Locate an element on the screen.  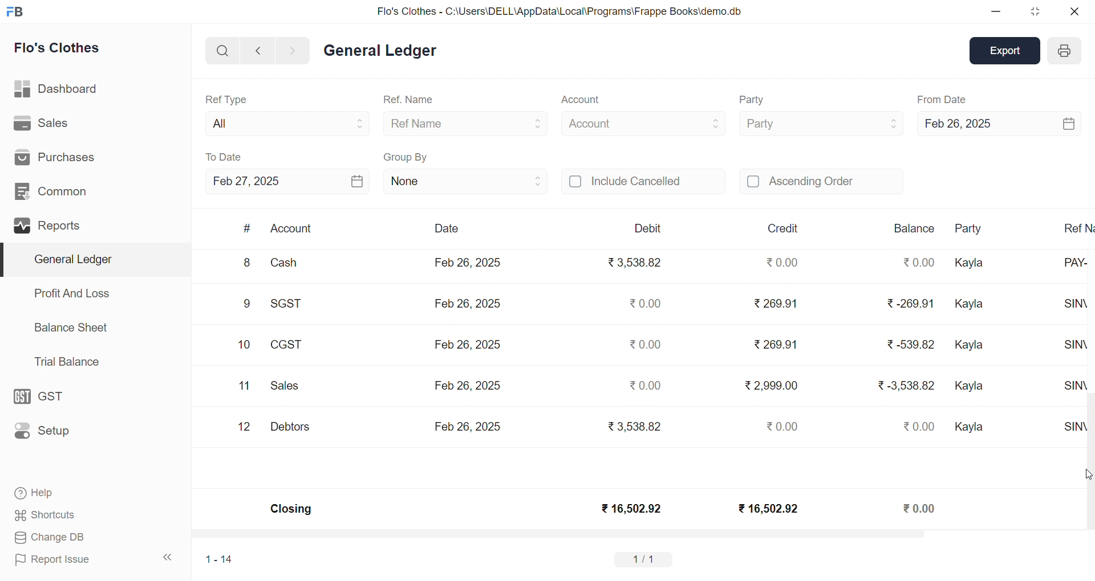
Shortcuts is located at coordinates (45, 513).